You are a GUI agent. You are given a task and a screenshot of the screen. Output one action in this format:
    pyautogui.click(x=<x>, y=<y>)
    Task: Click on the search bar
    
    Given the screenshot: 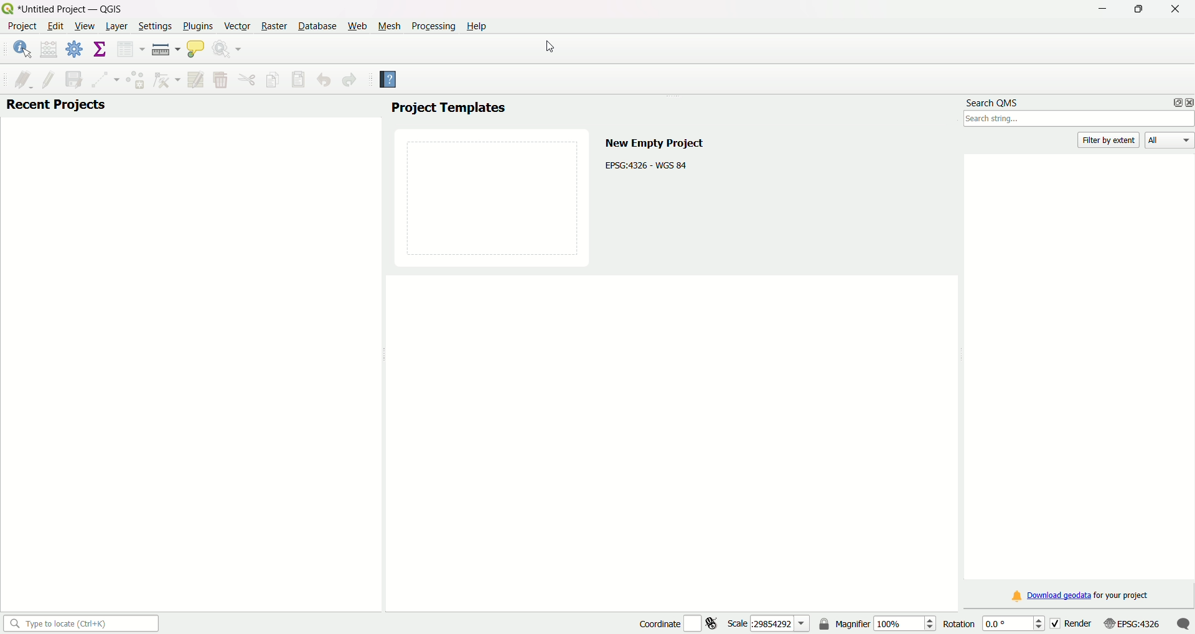 What is the action you would take?
    pyautogui.click(x=1079, y=120)
    